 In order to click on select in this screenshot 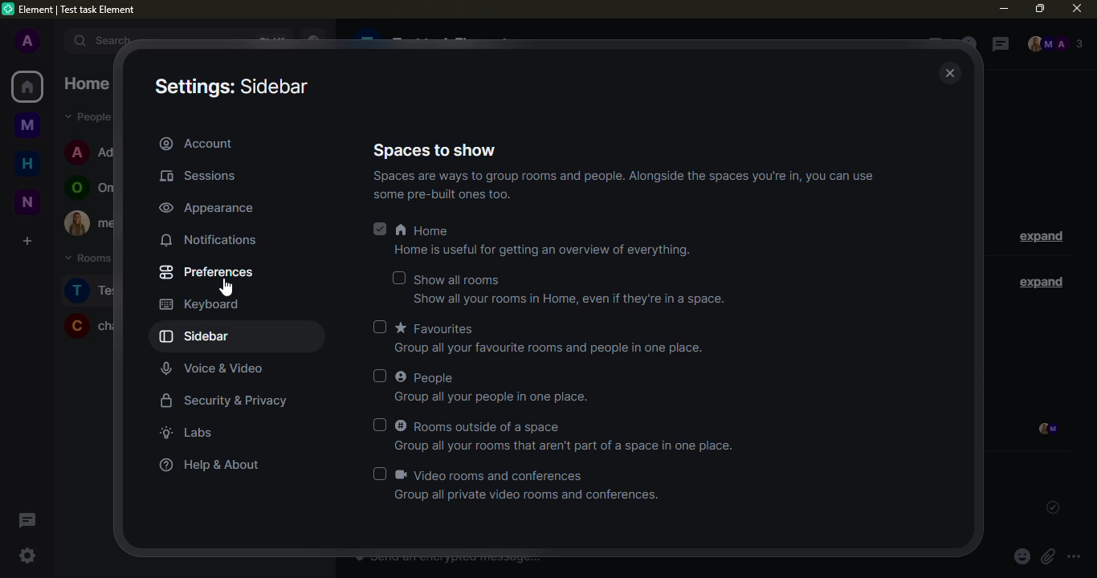, I will do `click(380, 327)`.